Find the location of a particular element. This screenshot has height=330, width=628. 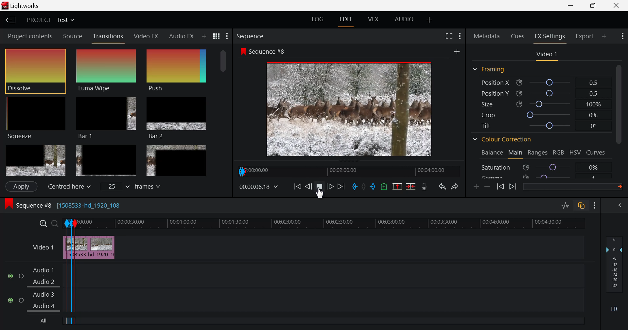

Balance is located at coordinates (492, 153).